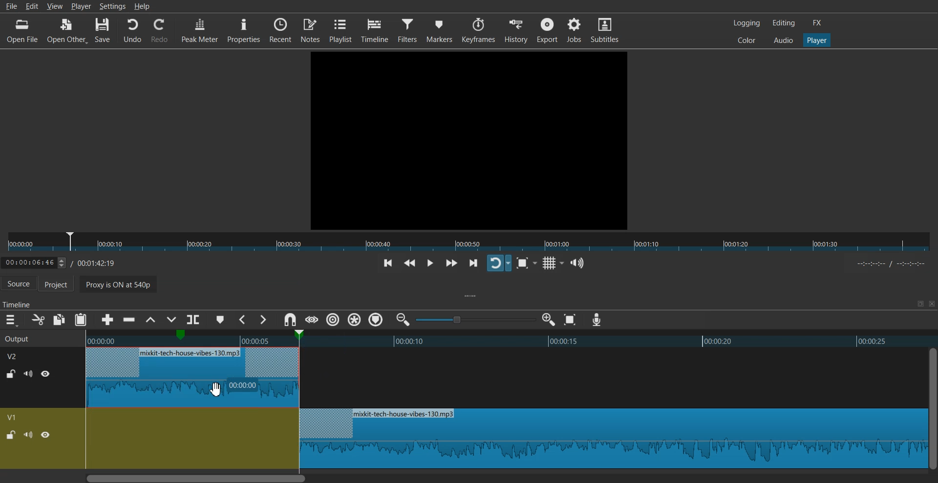  I want to click on Snap audio, so click(191, 378).